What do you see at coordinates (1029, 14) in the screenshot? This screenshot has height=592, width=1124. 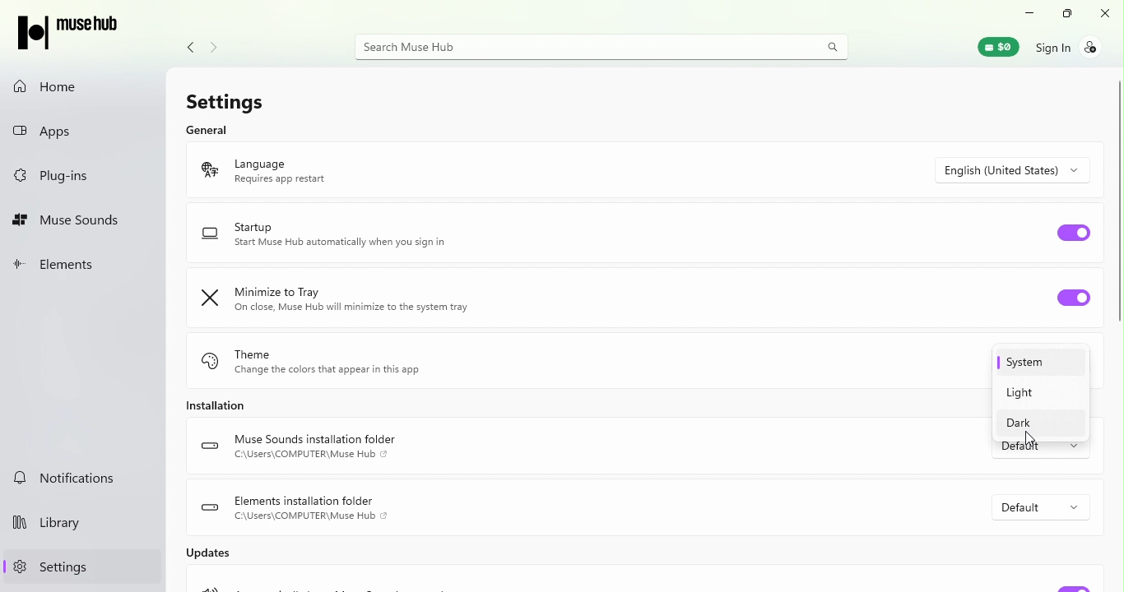 I see `Minimise` at bounding box center [1029, 14].